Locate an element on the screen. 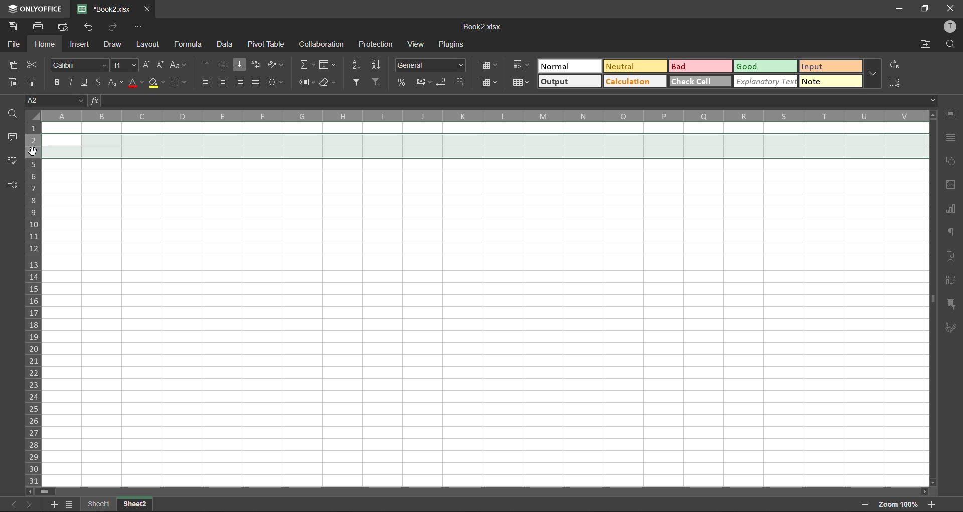 The width and height of the screenshot is (963, 512). maximize is located at coordinates (925, 9).